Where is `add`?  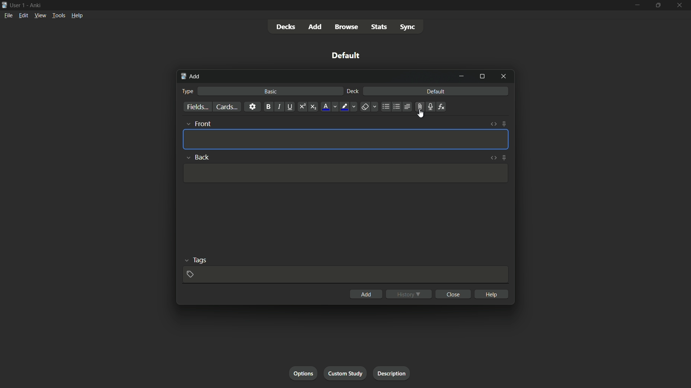 add is located at coordinates (366, 294).